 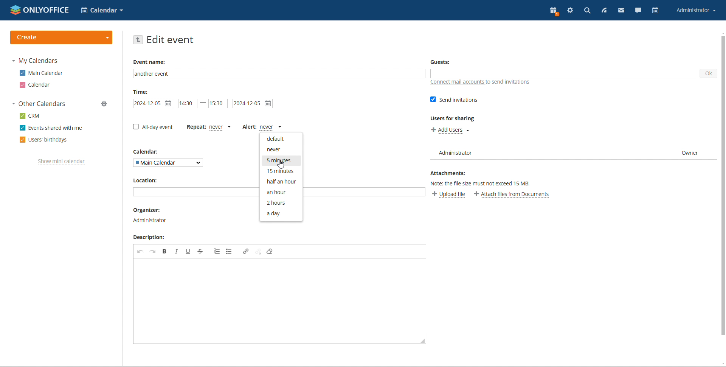 What do you see at coordinates (153, 104) in the screenshot?
I see `start date` at bounding box center [153, 104].